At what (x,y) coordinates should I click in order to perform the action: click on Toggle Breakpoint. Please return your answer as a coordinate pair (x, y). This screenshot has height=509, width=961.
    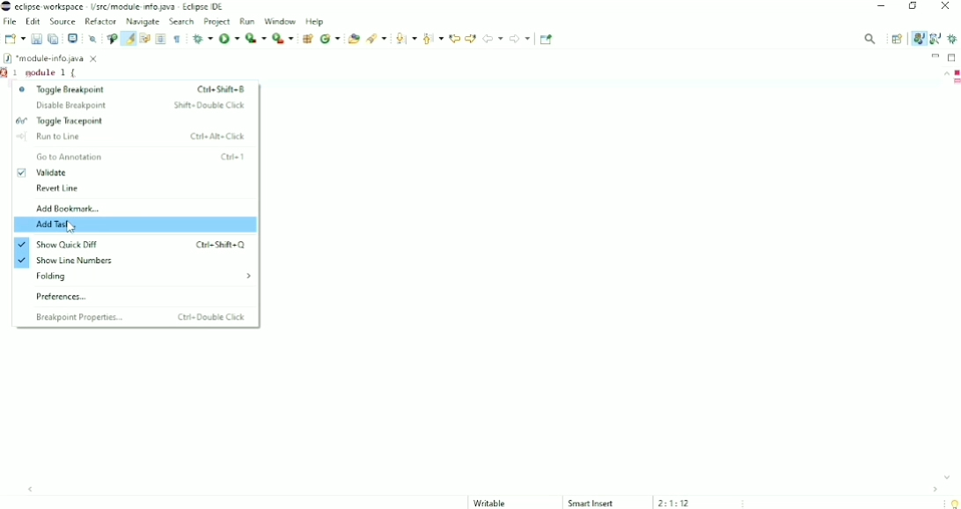
    Looking at the image, I should click on (132, 88).